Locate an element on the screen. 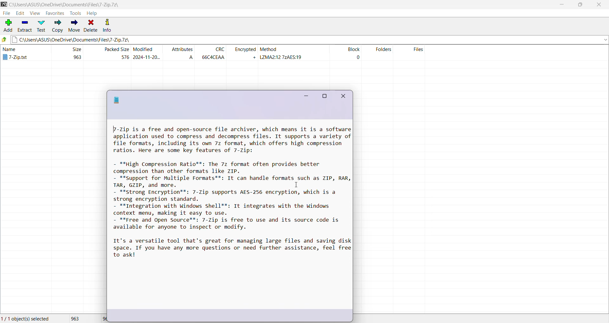 The image size is (609, 323). Tools is located at coordinates (76, 13).